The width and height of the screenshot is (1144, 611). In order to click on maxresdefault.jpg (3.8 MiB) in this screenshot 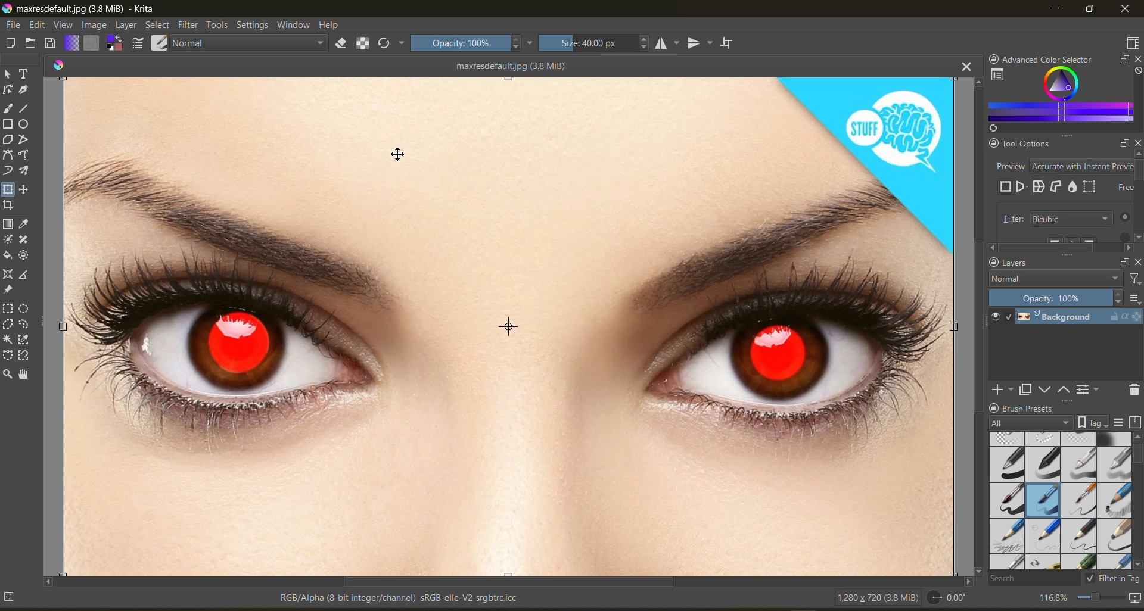, I will do `click(508, 65)`.